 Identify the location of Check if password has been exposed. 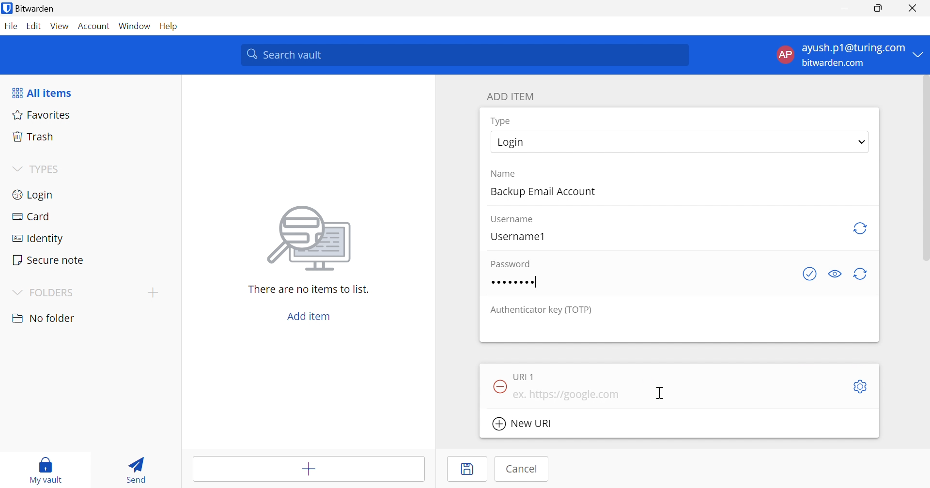
(811, 274).